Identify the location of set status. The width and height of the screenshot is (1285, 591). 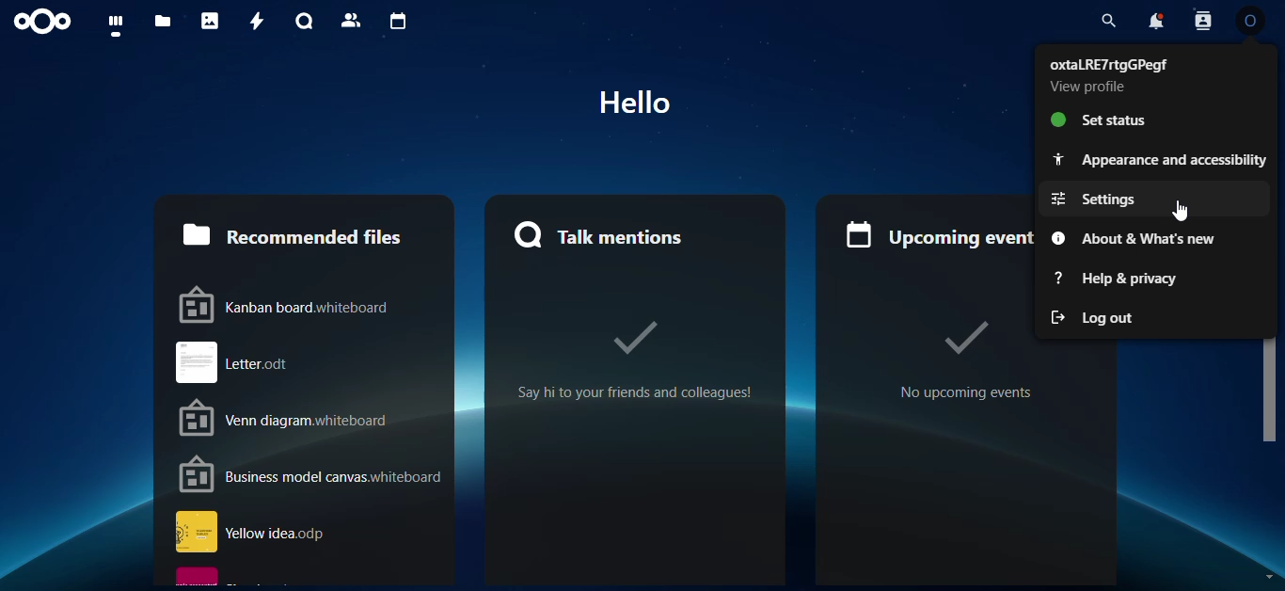
(1156, 119).